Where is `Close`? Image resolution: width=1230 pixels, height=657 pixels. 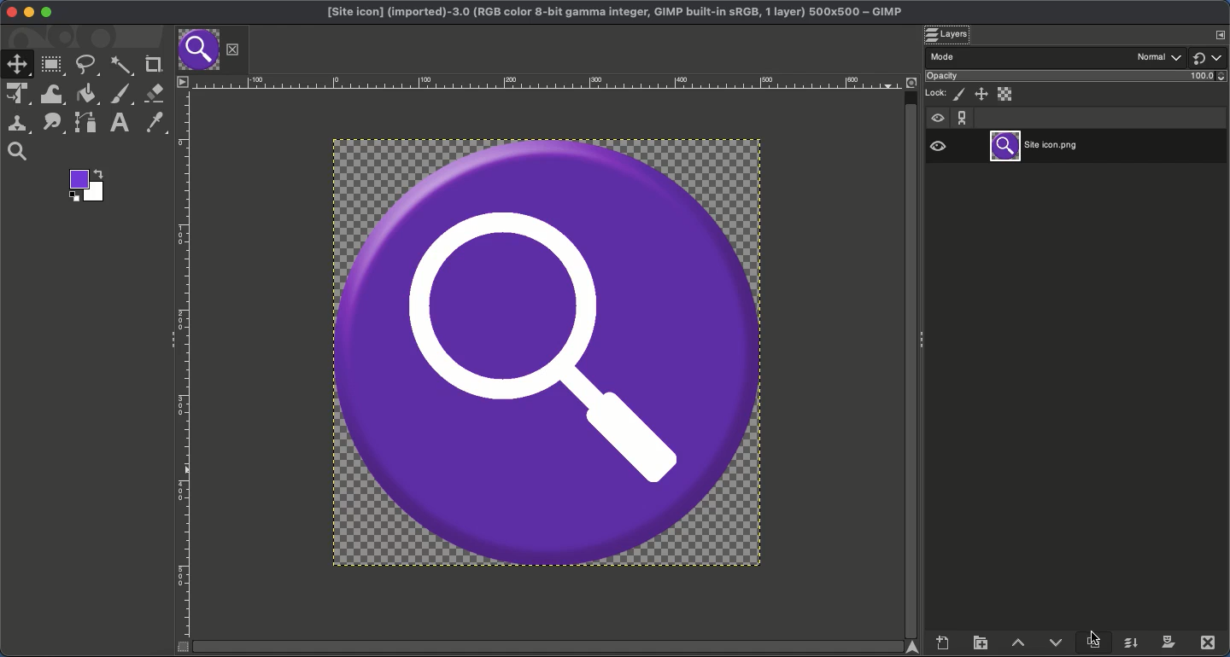
Close is located at coordinates (231, 50).